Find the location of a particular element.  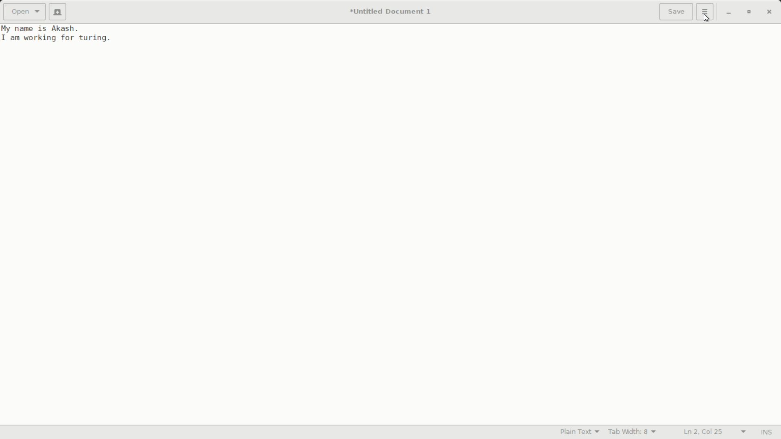

*Untitled Document 1 is located at coordinates (393, 12).